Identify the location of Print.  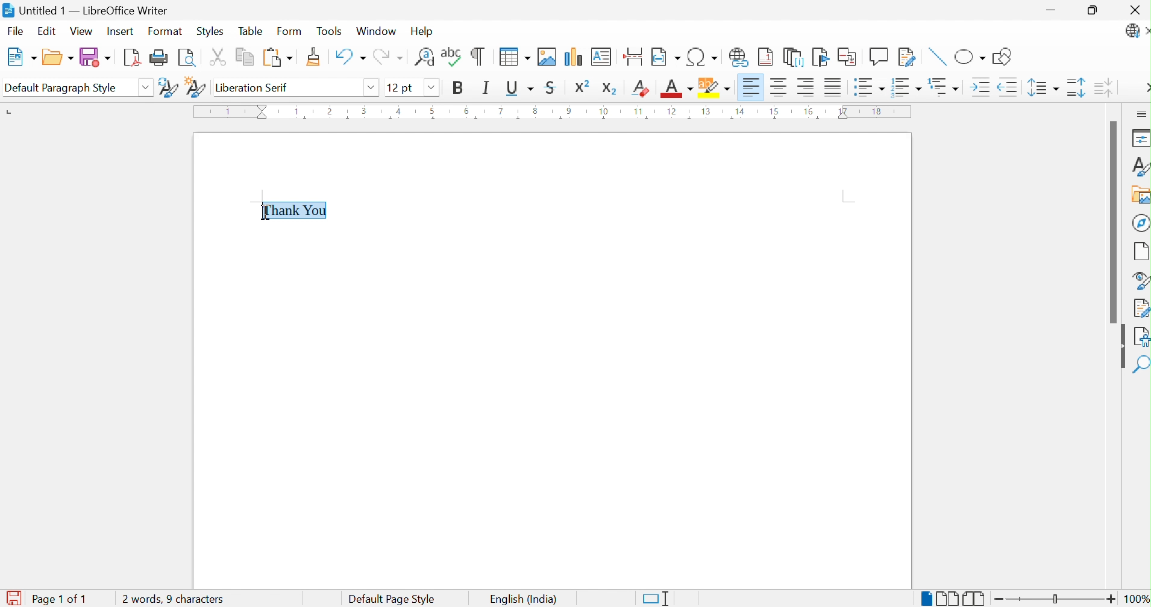
(158, 57).